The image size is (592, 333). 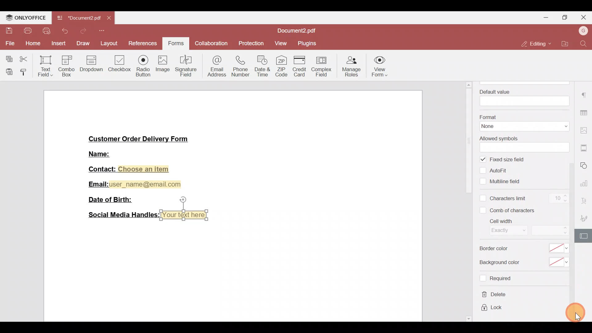 What do you see at coordinates (43, 67) in the screenshot?
I see `Text field` at bounding box center [43, 67].